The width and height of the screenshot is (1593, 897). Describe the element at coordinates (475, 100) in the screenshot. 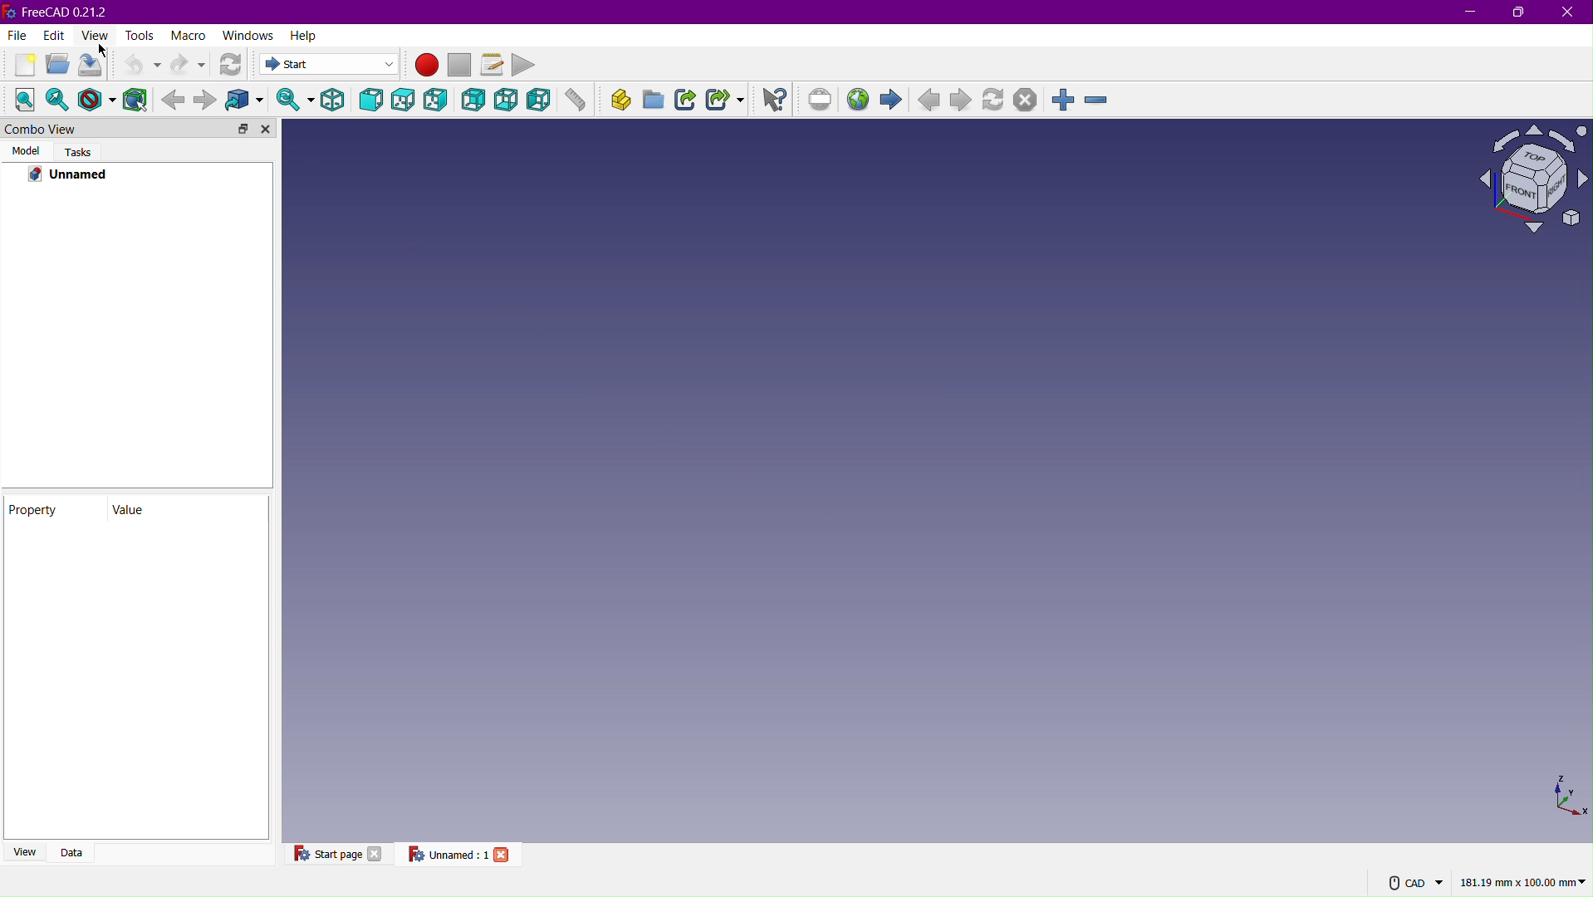

I see `Back` at that location.